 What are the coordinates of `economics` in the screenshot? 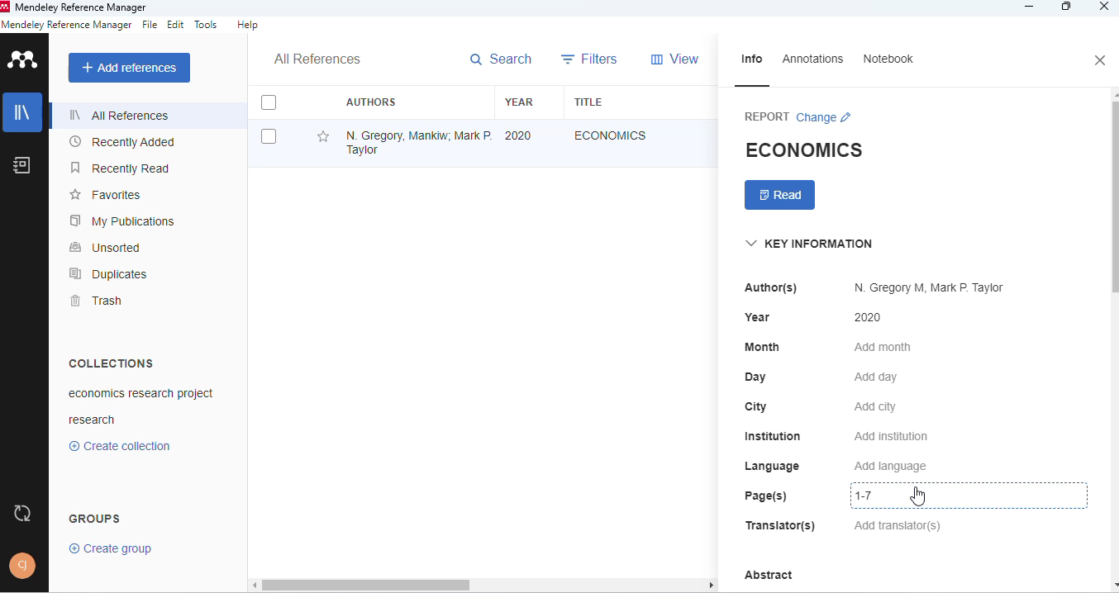 It's located at (611, 135).